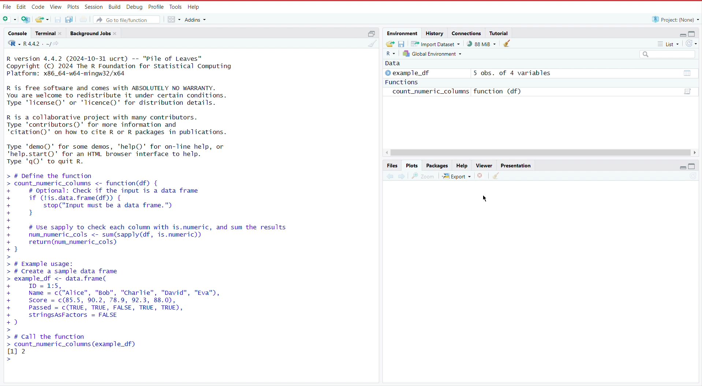  Describe the element at coordinates (423, 175) in the screenshot. I see `Zoom` at that location.